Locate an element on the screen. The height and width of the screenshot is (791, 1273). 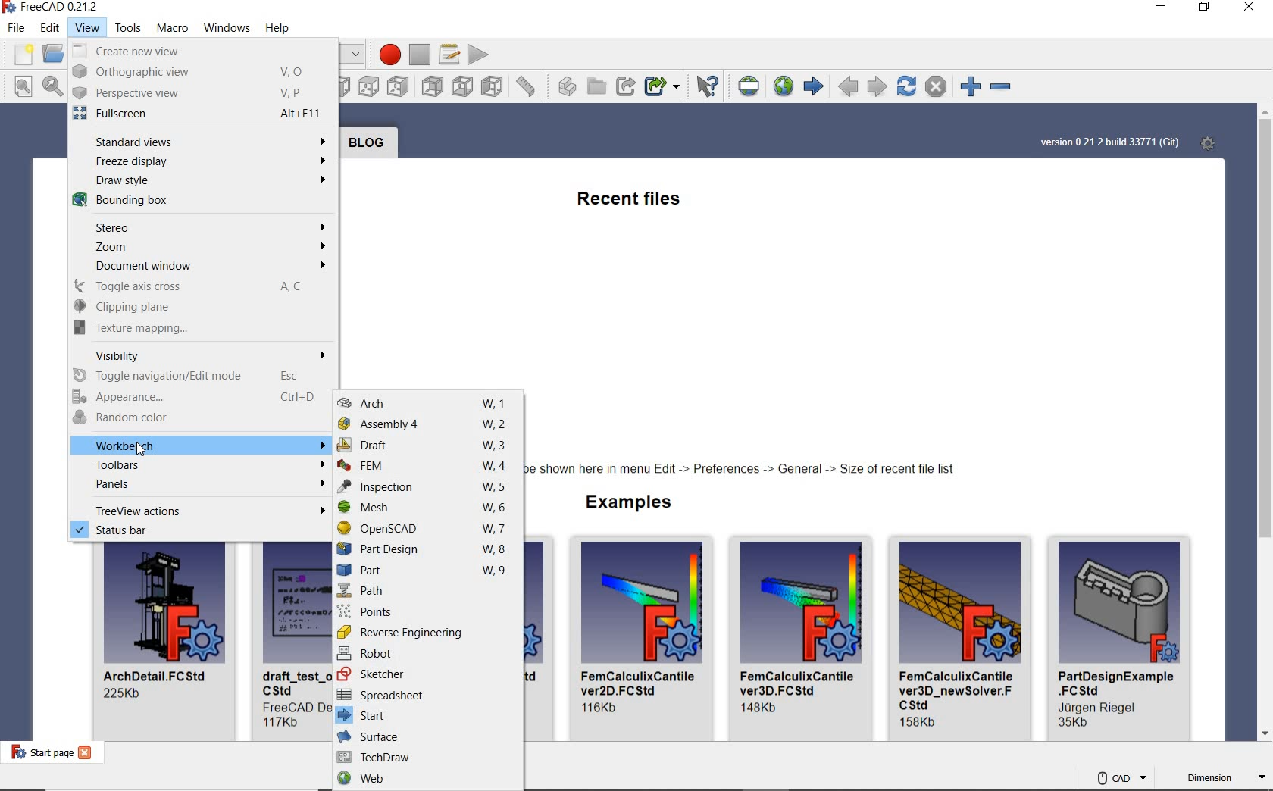
right is located at coordinates (399, 86).